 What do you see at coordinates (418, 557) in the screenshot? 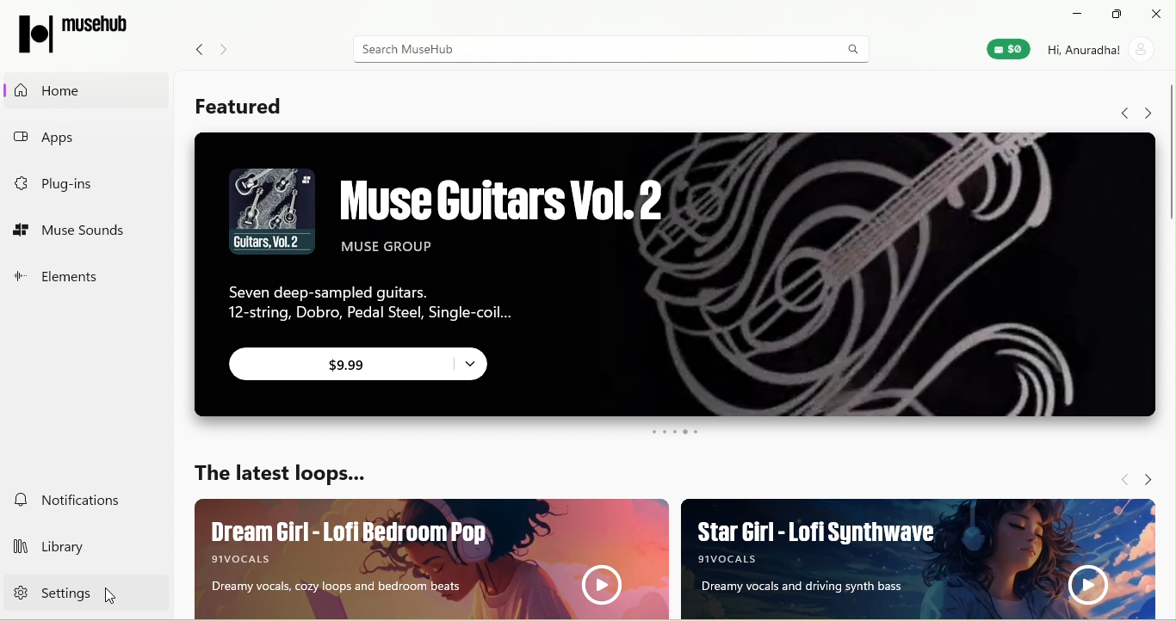
I see `Dream girl-Lofi Bedroom loop` at bounding box center [418, 557].